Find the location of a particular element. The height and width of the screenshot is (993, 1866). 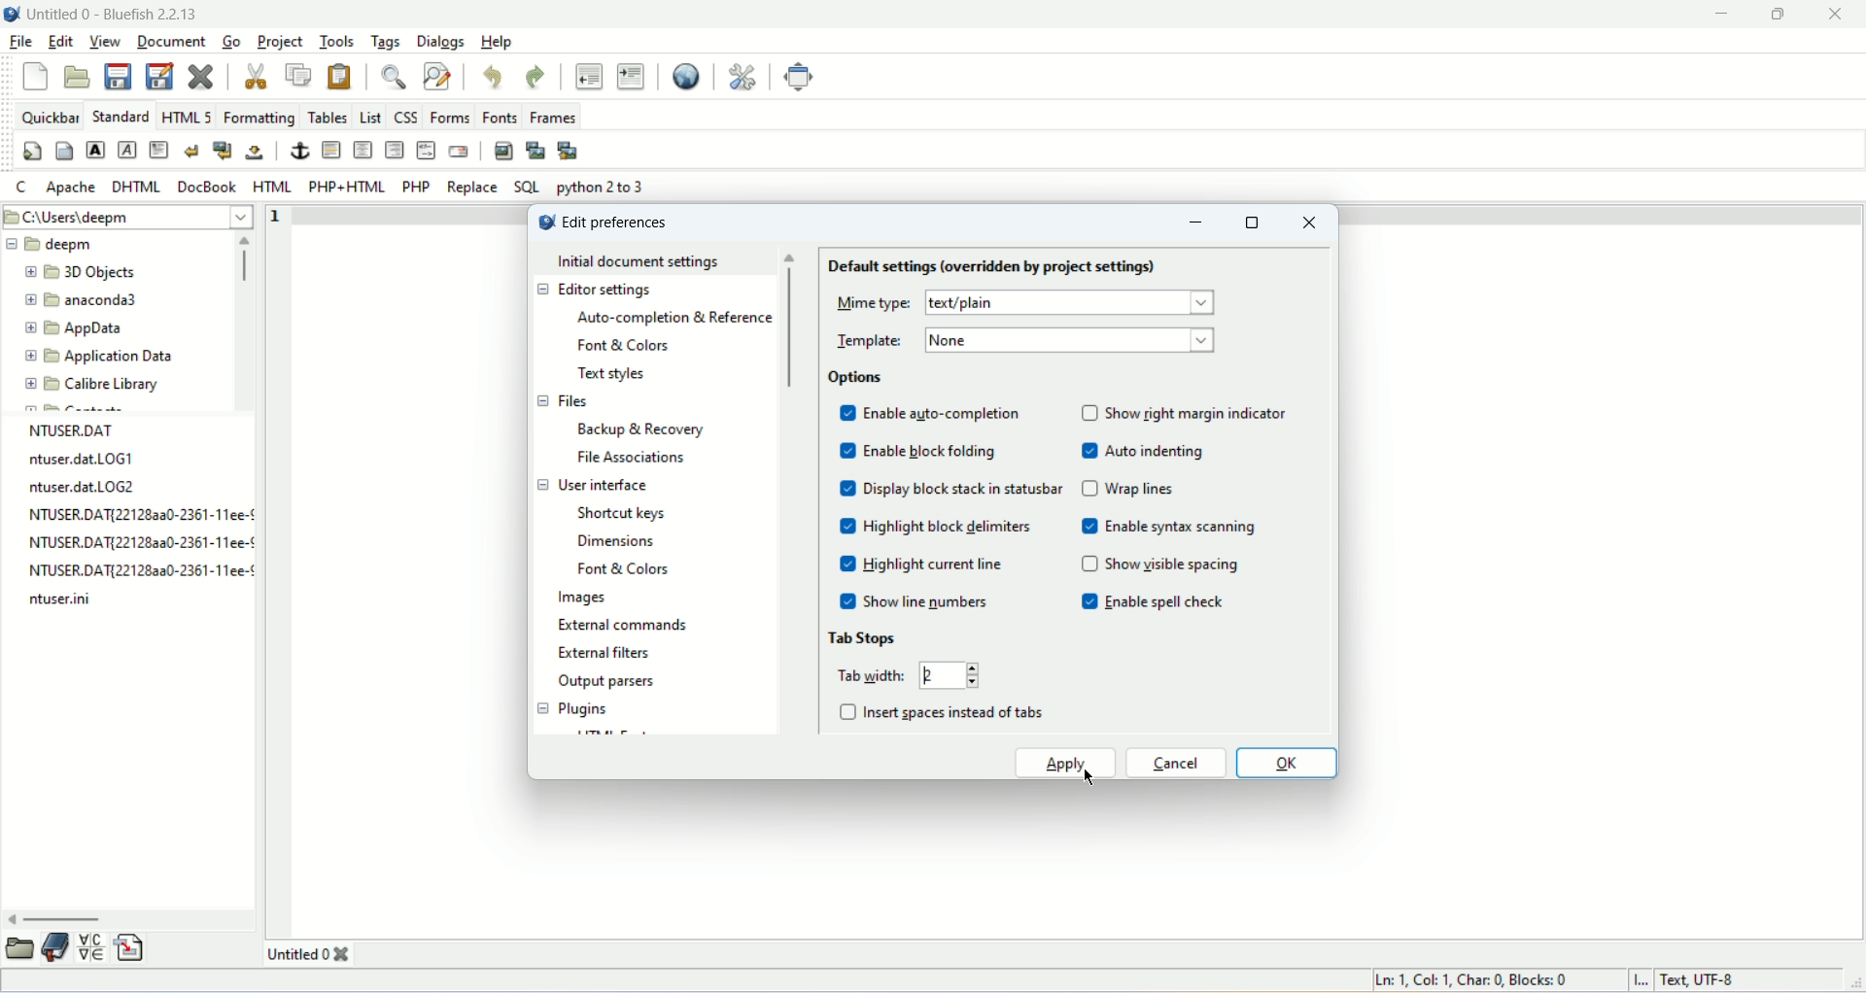

formatting is located at coordinates (259, 116).